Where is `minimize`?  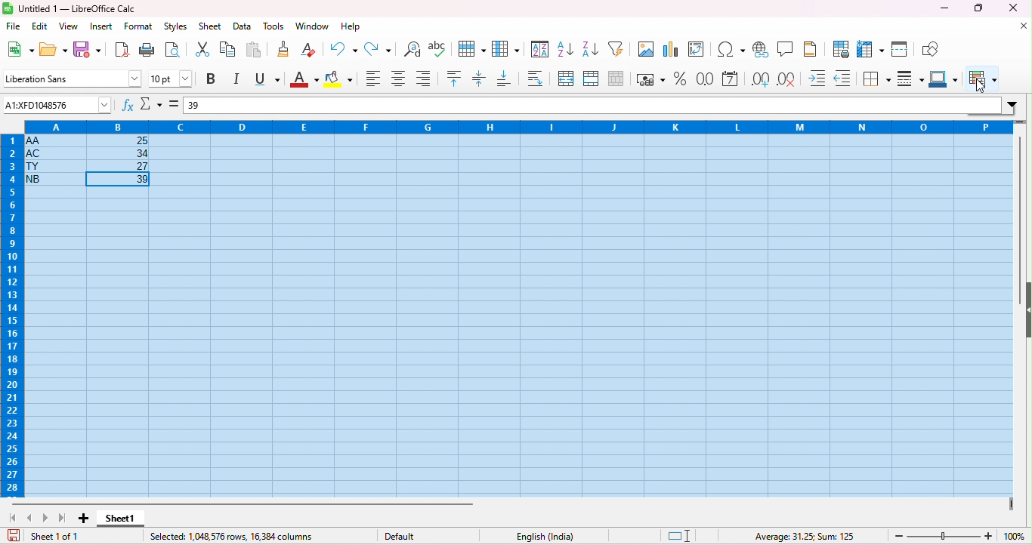 minimize is located at coordinates (944, 9).